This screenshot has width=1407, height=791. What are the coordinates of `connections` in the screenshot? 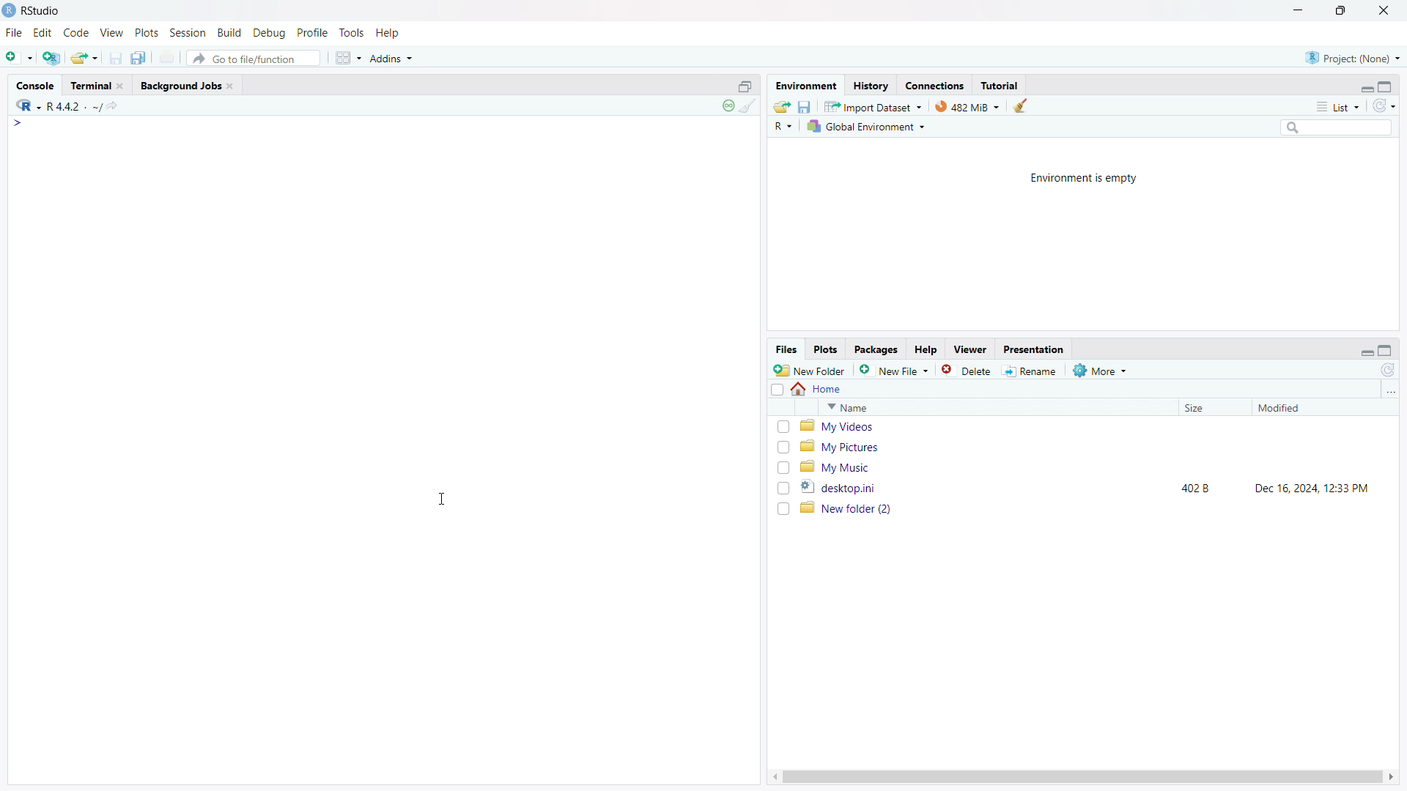 It's located at (934, 85).